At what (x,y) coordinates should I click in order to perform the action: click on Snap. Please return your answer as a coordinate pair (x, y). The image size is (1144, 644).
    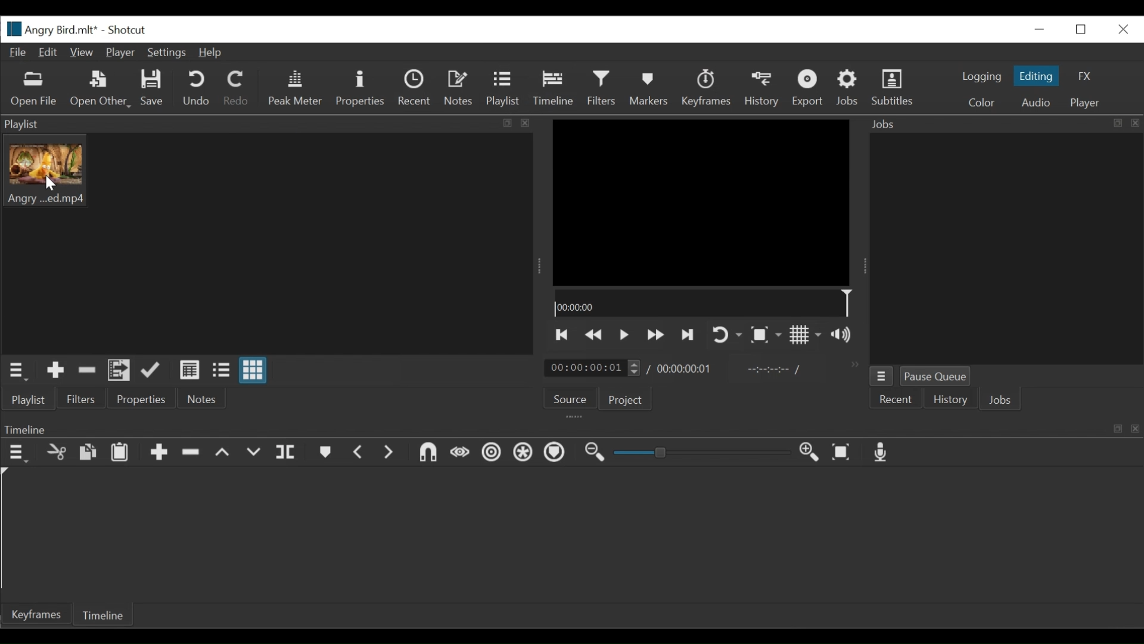
    Looking at the image, I should click on (425, 453).